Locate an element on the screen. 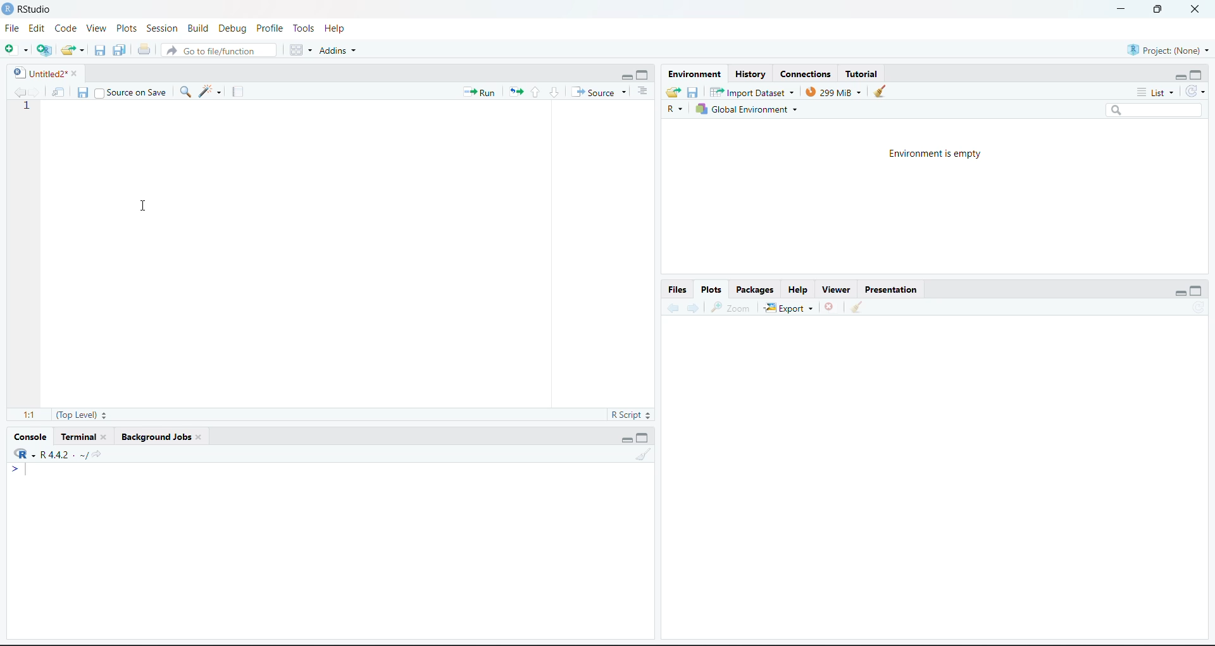 The height and width of the screenshot is (646, 1215). previous plot is located at coordinates (673, 306).